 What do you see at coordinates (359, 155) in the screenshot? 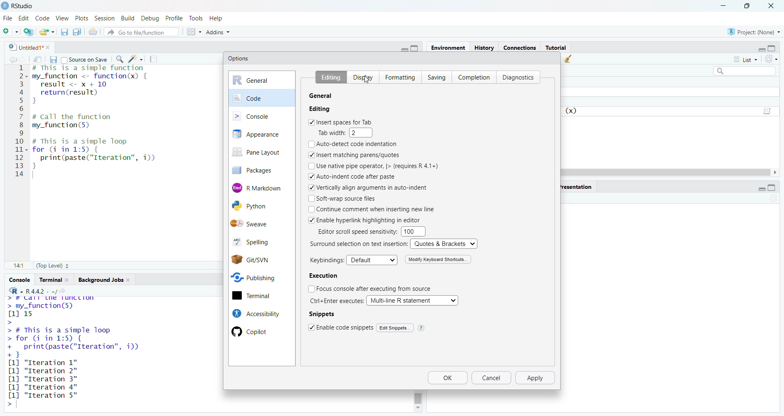
I see `Insert matching parens/quotes` at bounding box center [359, 155].